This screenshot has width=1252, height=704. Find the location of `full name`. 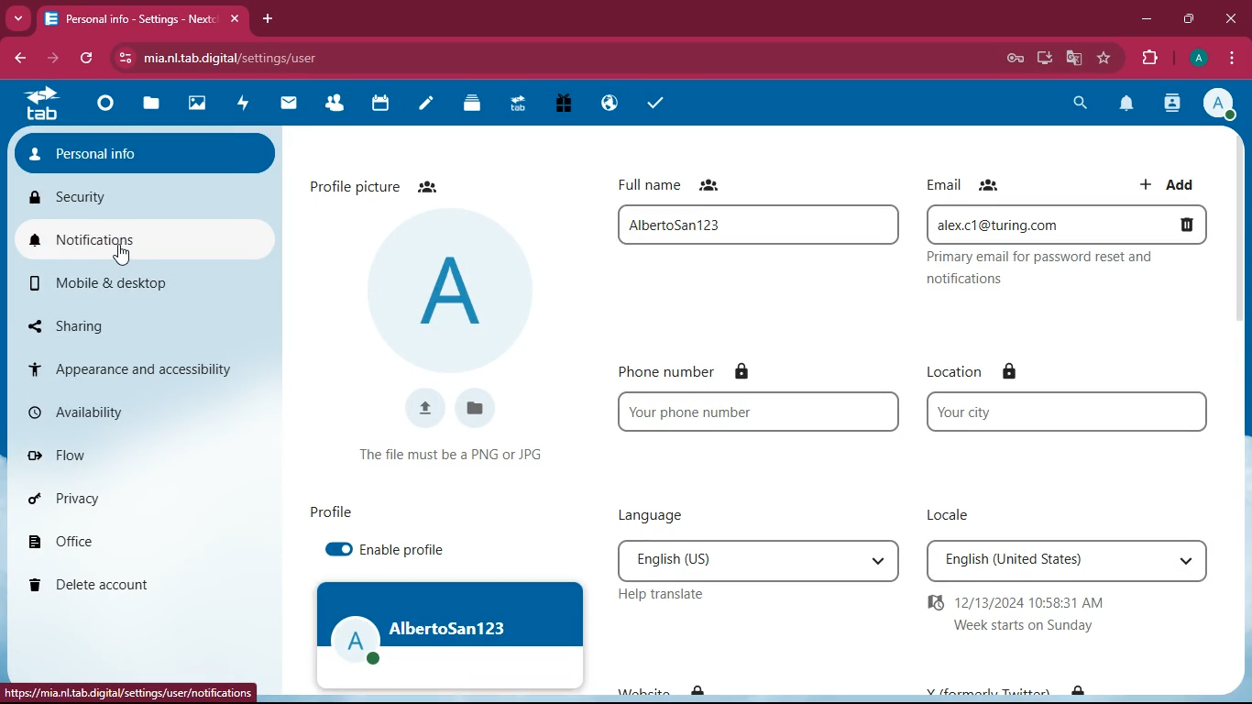

full name is located at coordinates (652, 183).